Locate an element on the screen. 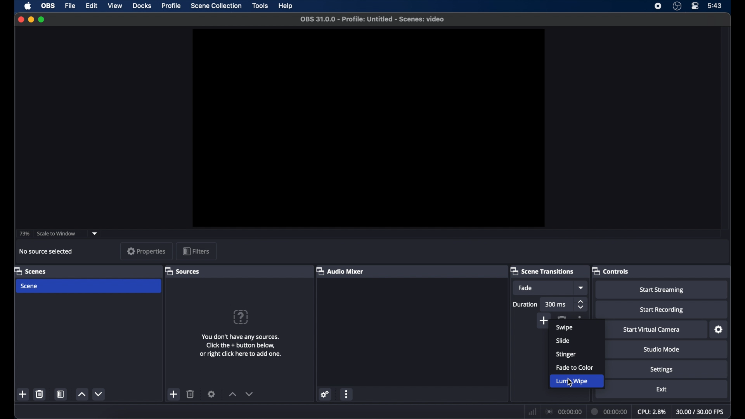 This screenshot has height=419, width=745. delete is located at coordinates (40, 395).